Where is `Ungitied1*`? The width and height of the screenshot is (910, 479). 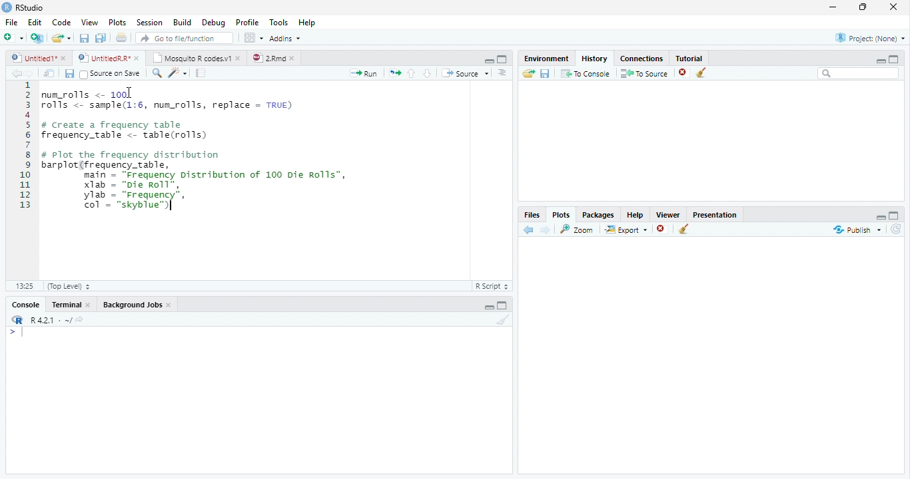
Ungitied1* is located at coordinates (38, 58).